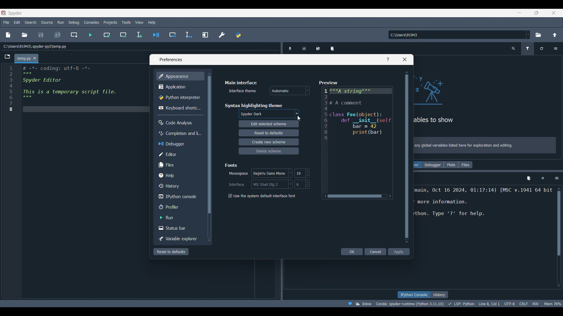  I want to click on Software logo, so click(4, 13).